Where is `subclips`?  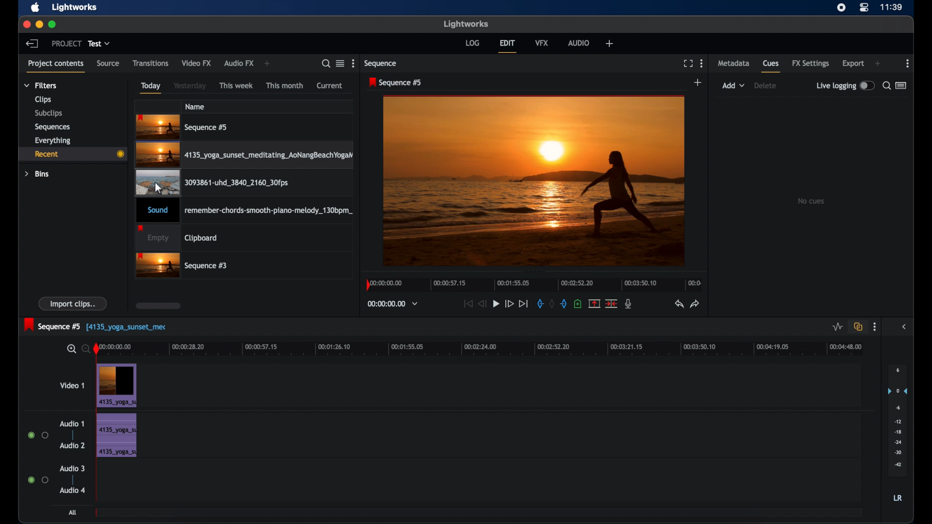
subclips is located at coordinates (50, 113).